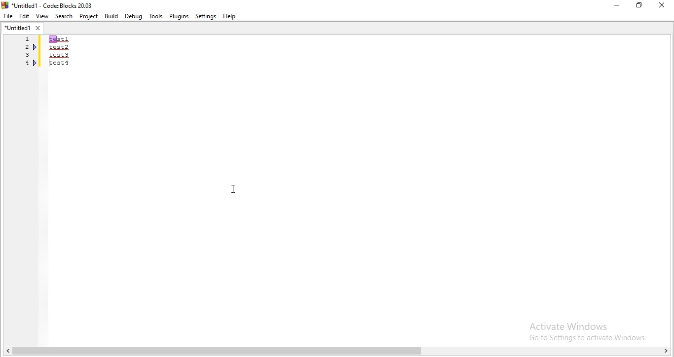 The height and width of the screenshot is (357, 674). I want to click on cursor, so click(235, 189).